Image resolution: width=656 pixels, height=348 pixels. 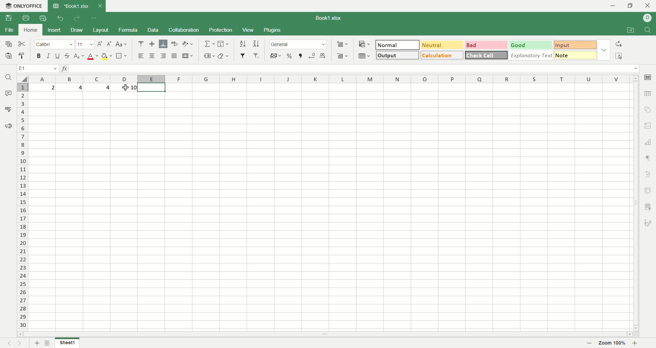 I want to click on select all, so click(x=22, y=79).